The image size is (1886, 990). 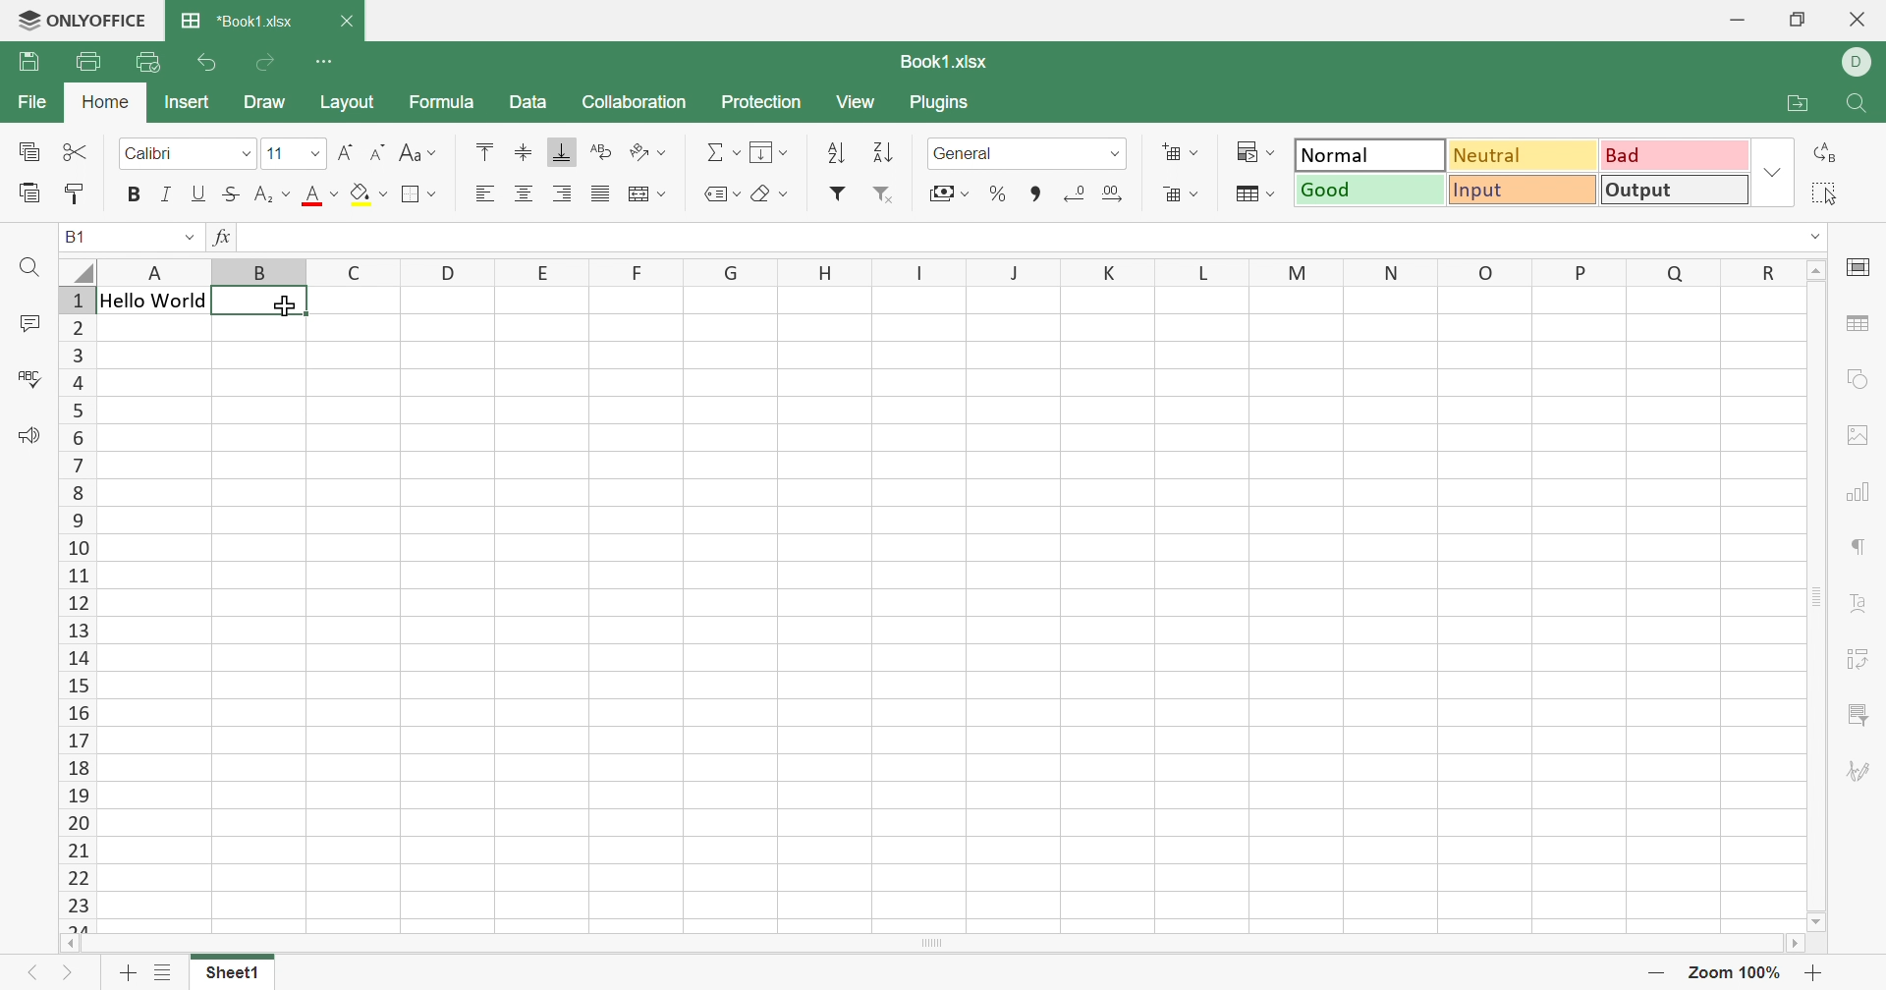 What do you see at coordinates (1857, 324) in the screenshot?
I see `table settings` at bounding box center [1857, 324].